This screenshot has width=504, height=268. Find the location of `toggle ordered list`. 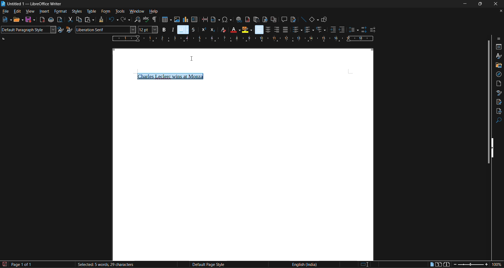

toggle ordered list is located at coordinates (310, 29).